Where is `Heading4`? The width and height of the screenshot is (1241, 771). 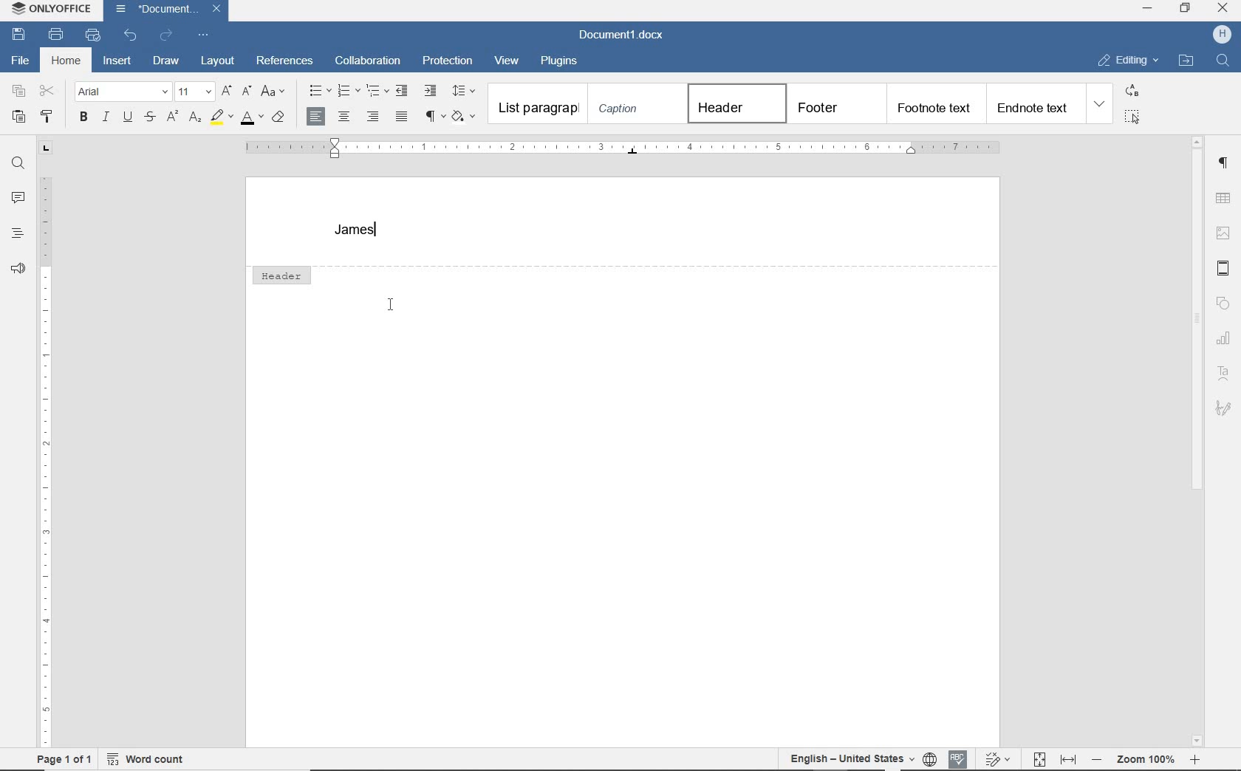 Heading4 is located at coordinates (1034, 107).